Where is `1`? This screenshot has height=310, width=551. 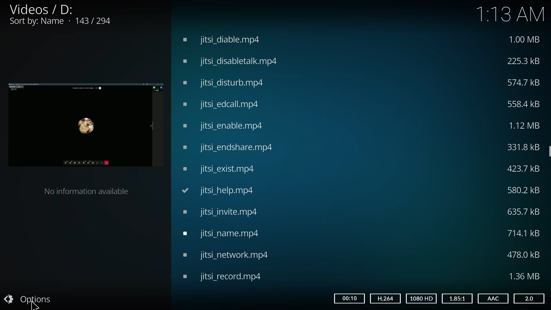
1 is located at coordinates (457, 298).